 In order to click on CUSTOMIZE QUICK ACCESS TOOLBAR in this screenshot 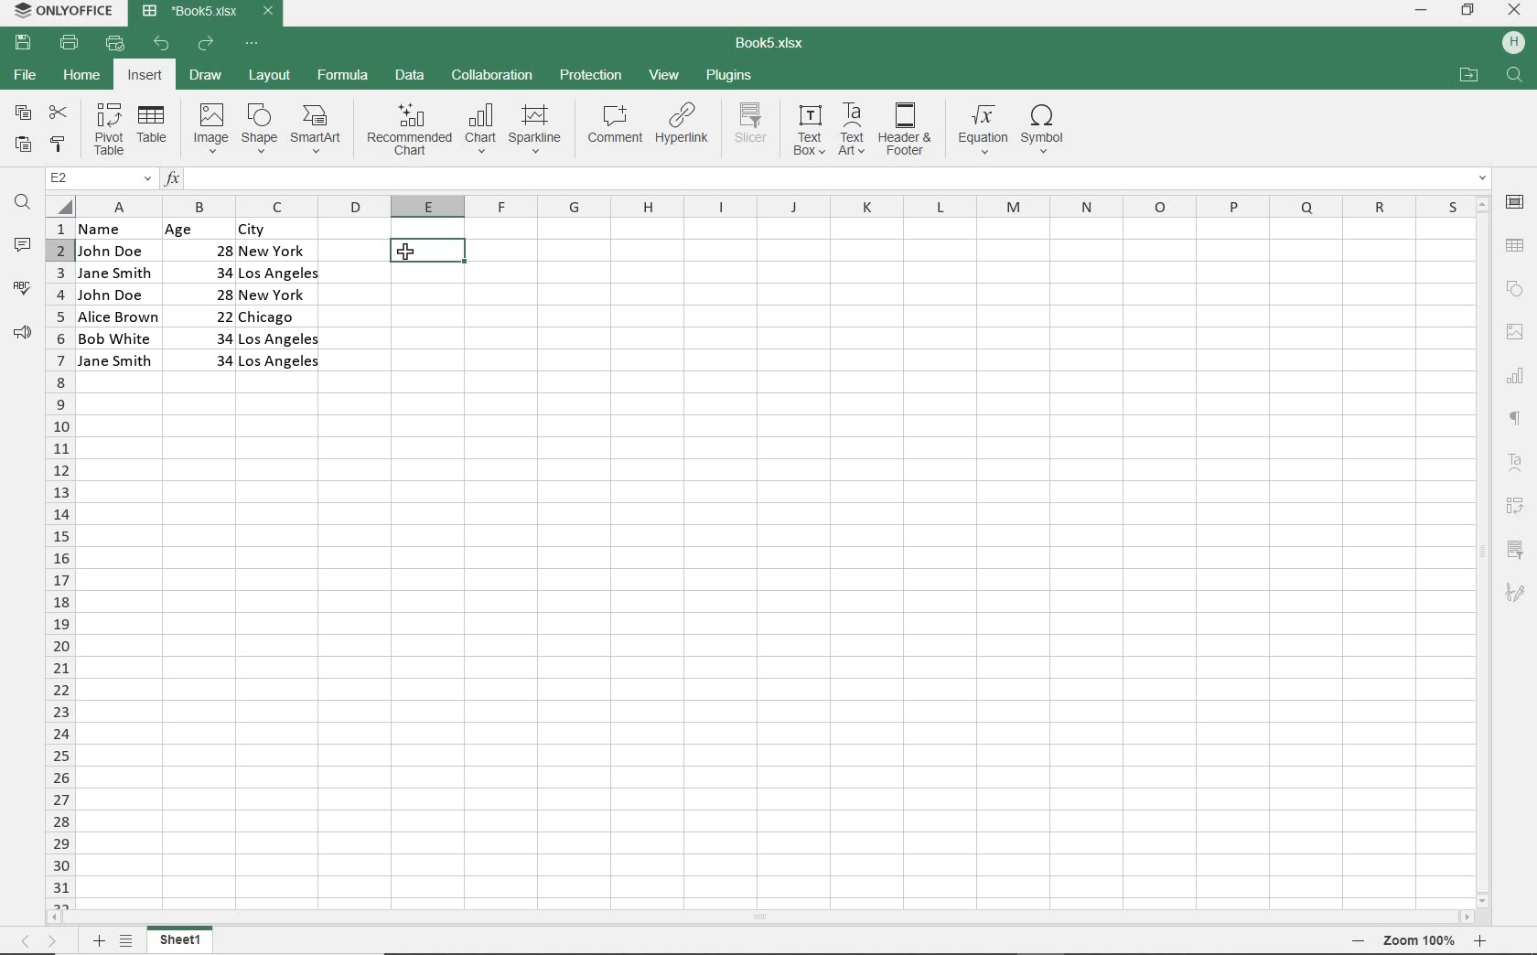, I will do `click(251, 45)`.